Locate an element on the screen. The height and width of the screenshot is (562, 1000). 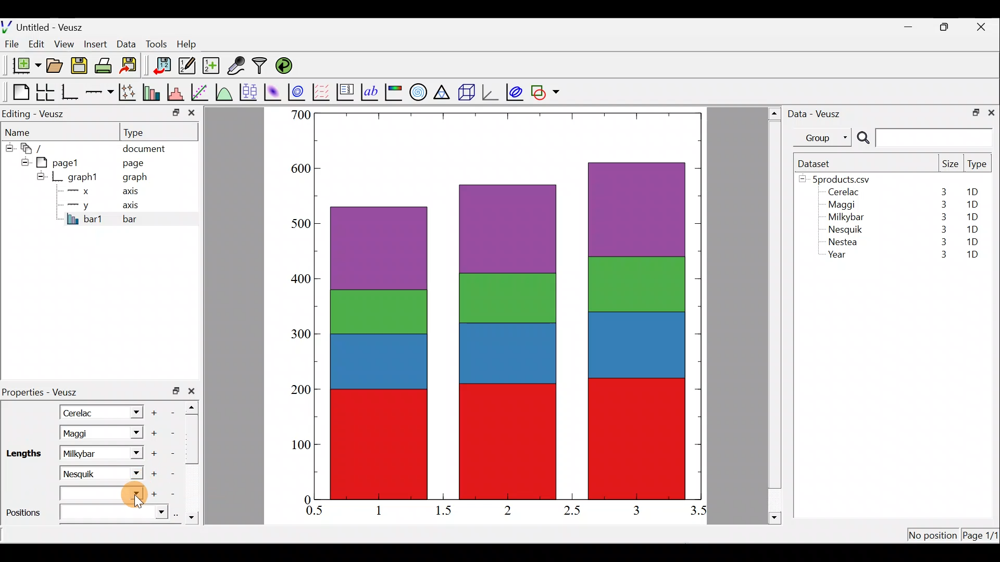
2.5 is located at coordinates (572, 510).